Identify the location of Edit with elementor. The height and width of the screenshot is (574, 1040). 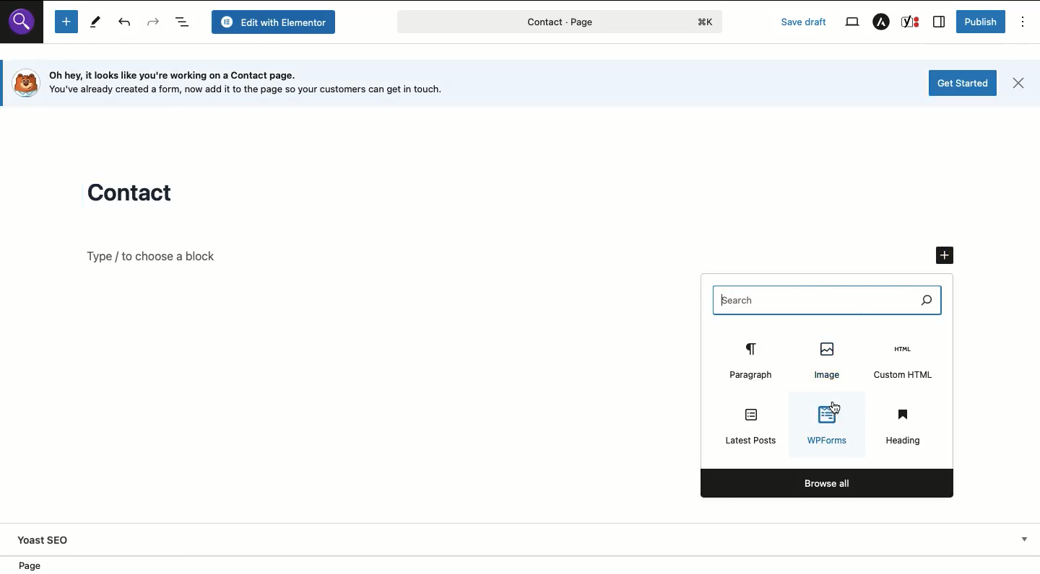
(276, 22).